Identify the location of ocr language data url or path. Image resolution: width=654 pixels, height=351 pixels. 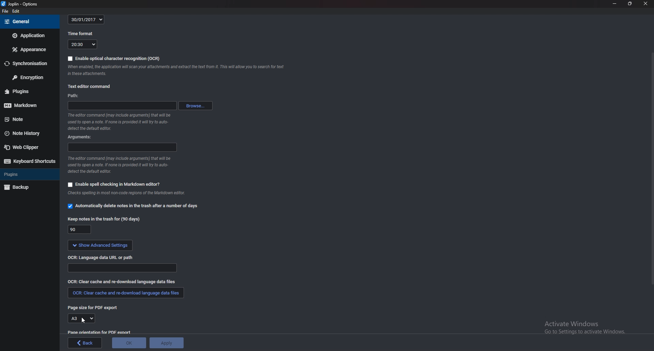
(100, 257).